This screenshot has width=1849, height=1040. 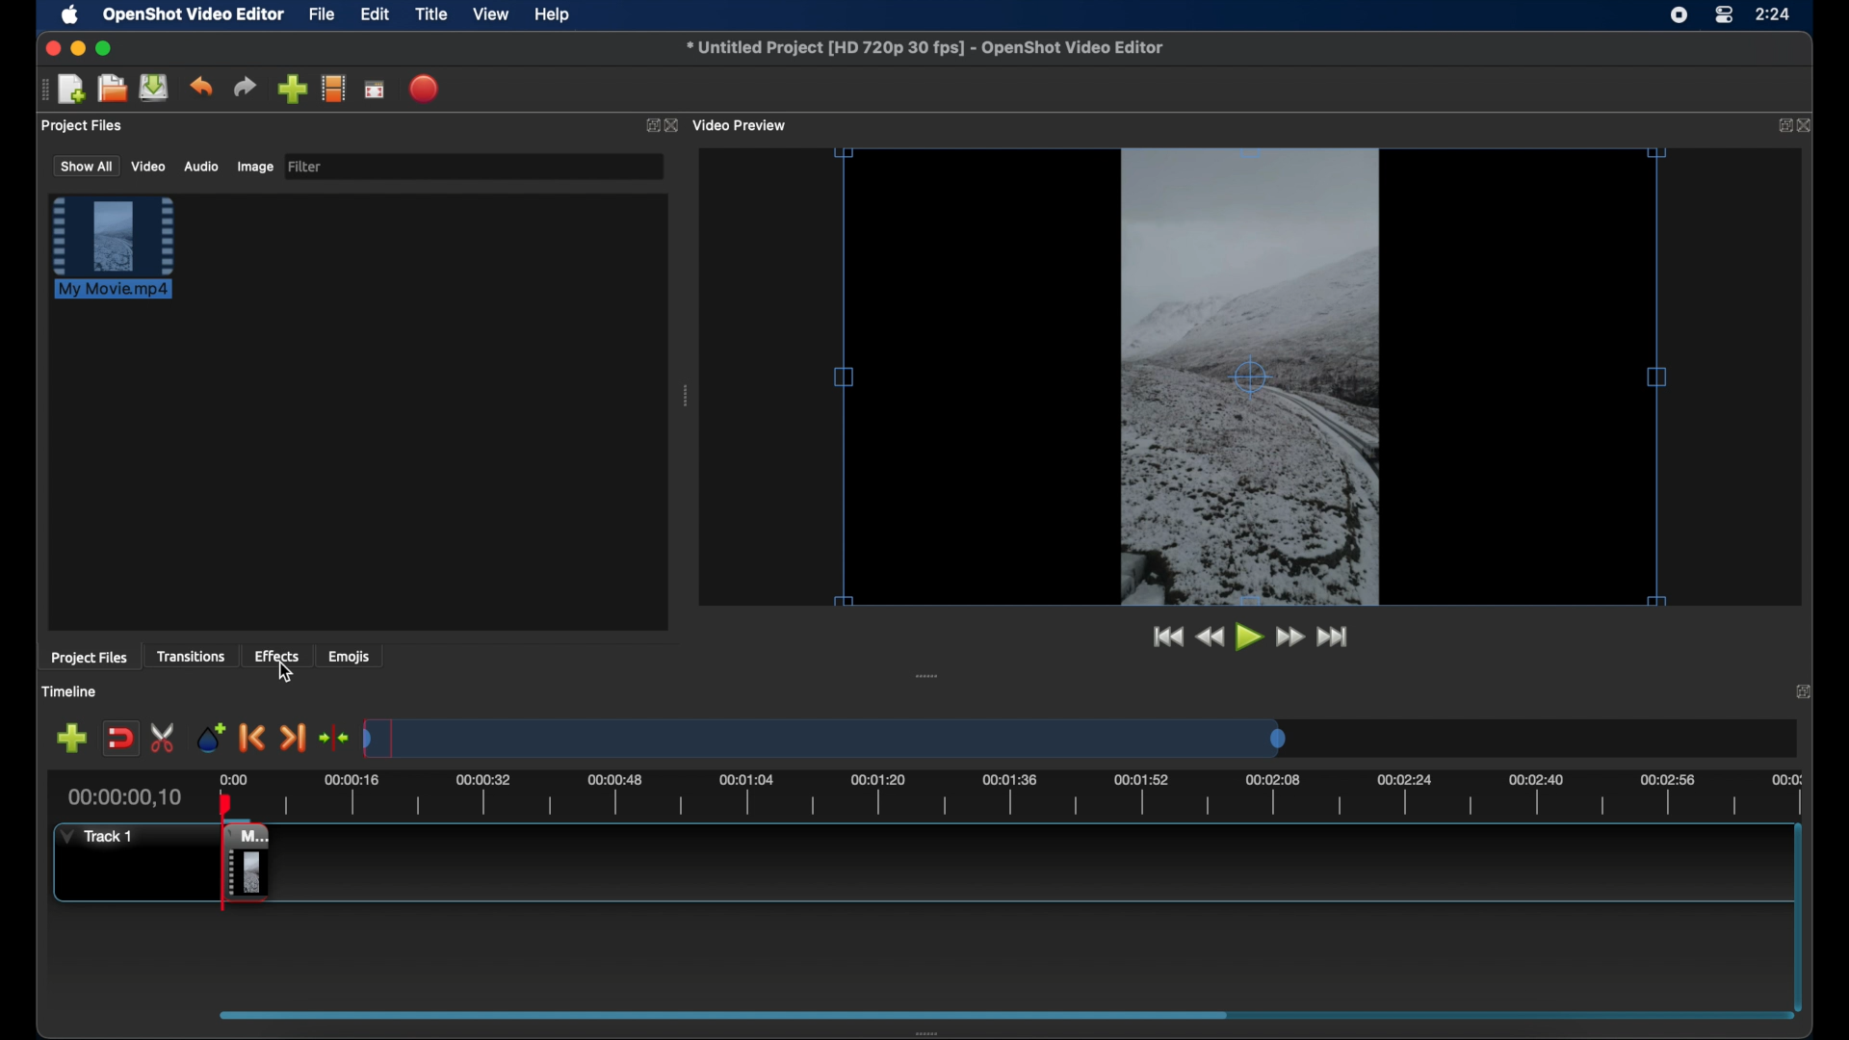 I want to click on minimize, so click(x=79, y=47).